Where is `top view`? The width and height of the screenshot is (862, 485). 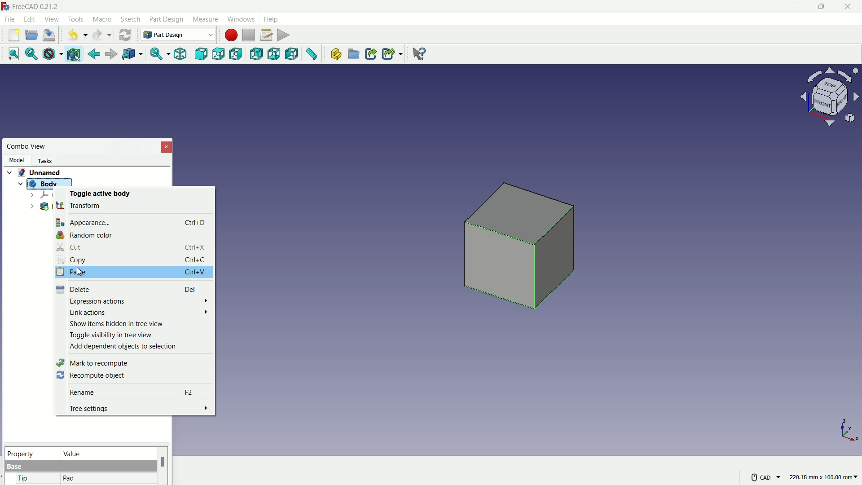
top view is located at coordinates (220, 54).